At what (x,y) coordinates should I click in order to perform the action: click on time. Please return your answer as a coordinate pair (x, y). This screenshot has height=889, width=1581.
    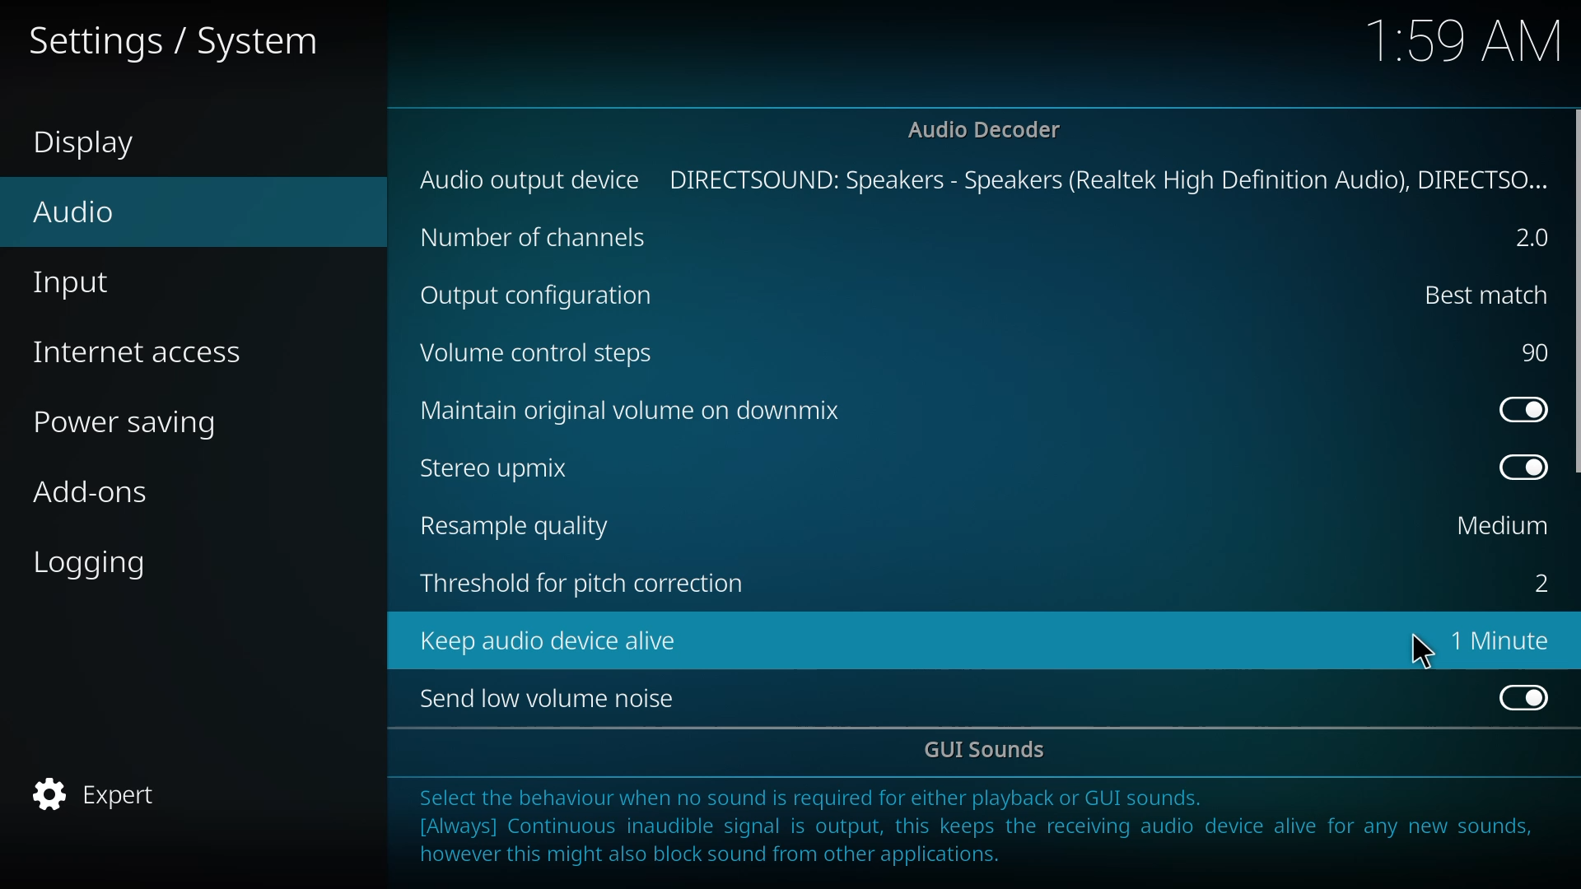
    Looking at the image, I should click on (1467, 40).